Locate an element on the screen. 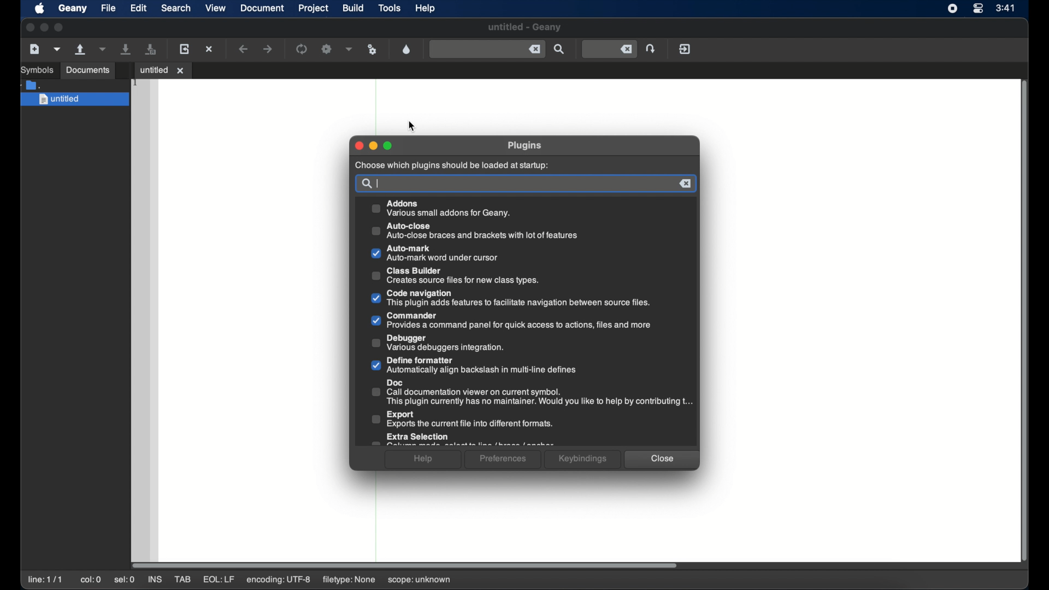 This screenshot has width=1049, height=590. maximize is located at coordinates (59, 27).